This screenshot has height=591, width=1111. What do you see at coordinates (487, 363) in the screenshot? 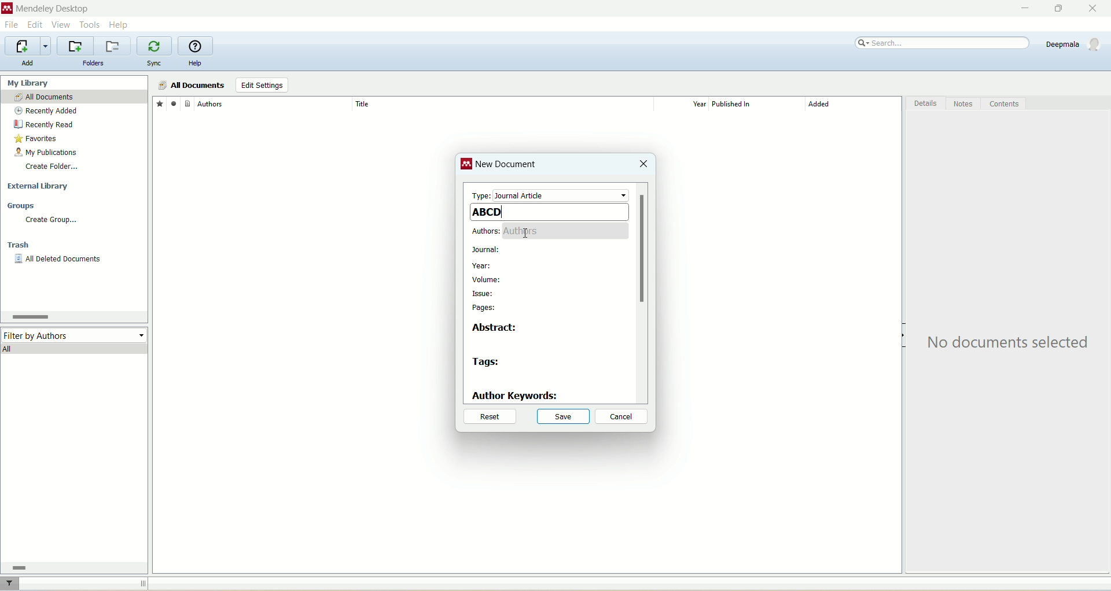
I see `tags` at bounding box center [487, 363].